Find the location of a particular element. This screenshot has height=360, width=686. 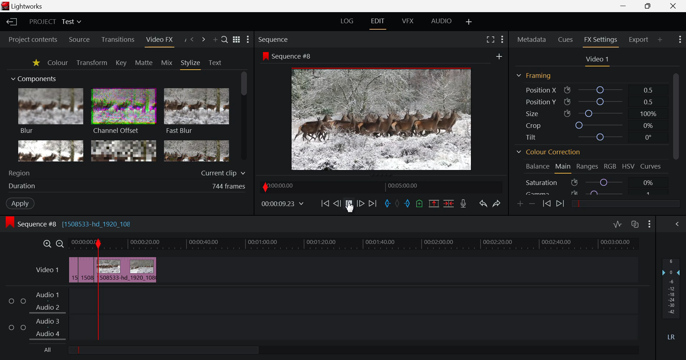

Matte is located at coordinates (144, 63).